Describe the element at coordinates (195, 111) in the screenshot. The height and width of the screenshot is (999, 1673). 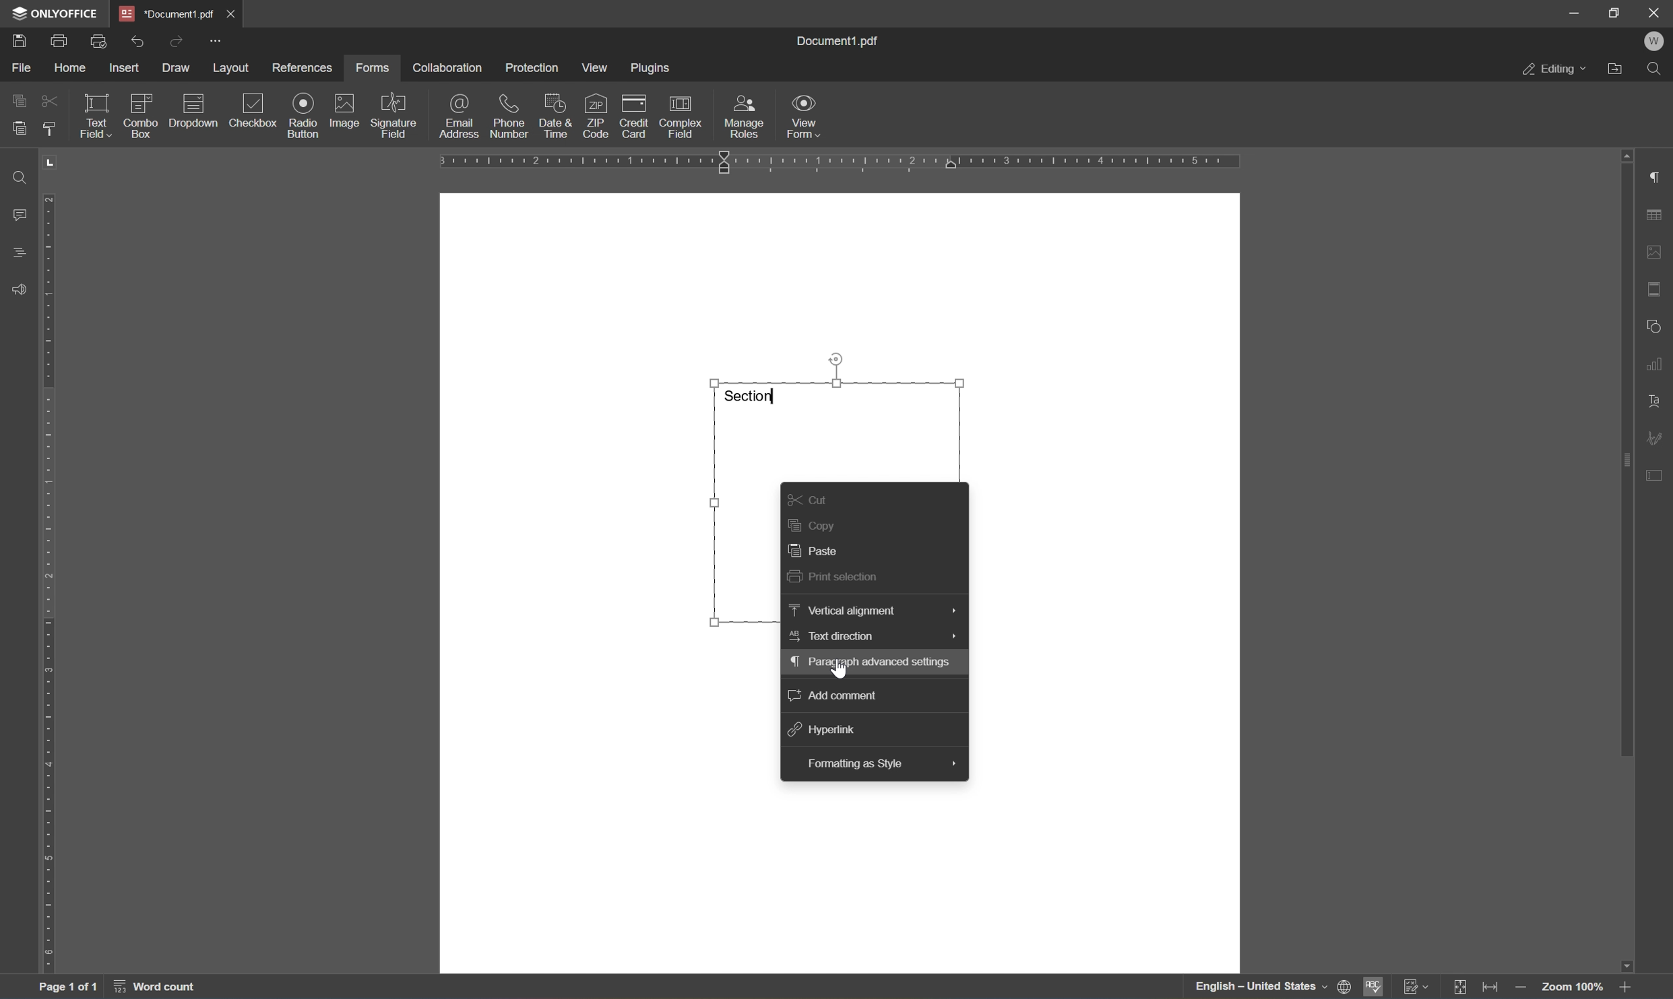
I see `dropdown` at that location.